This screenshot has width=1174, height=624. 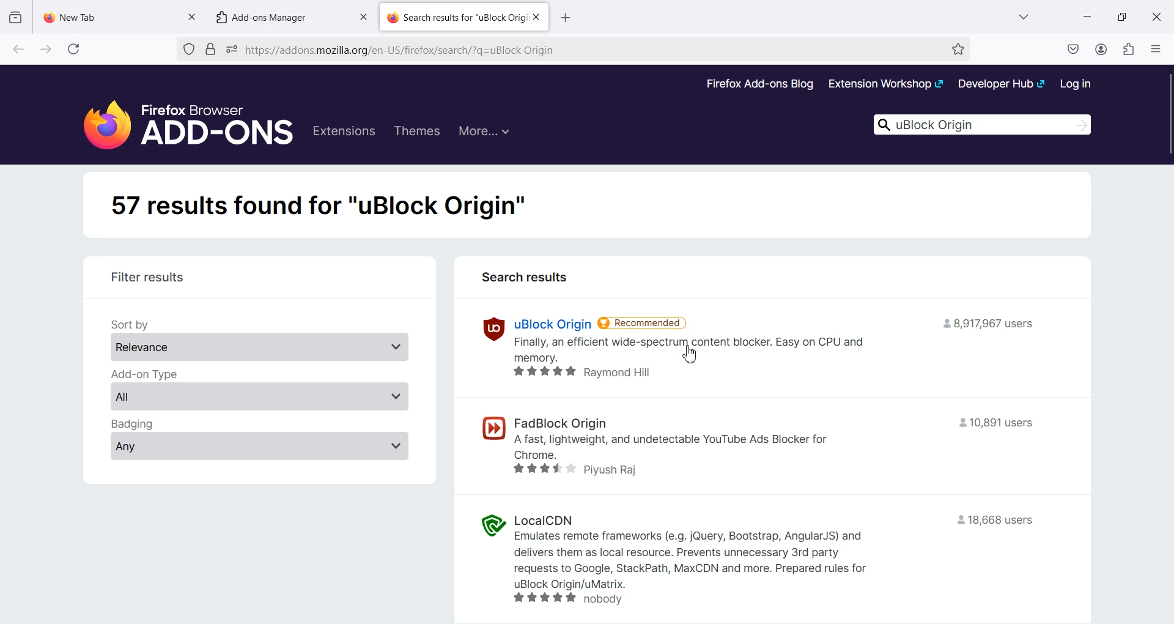 What do you see at coordinates (564, 419) in the screenshot?
I see `FadBlock origin` at bounding box center [564, 419].